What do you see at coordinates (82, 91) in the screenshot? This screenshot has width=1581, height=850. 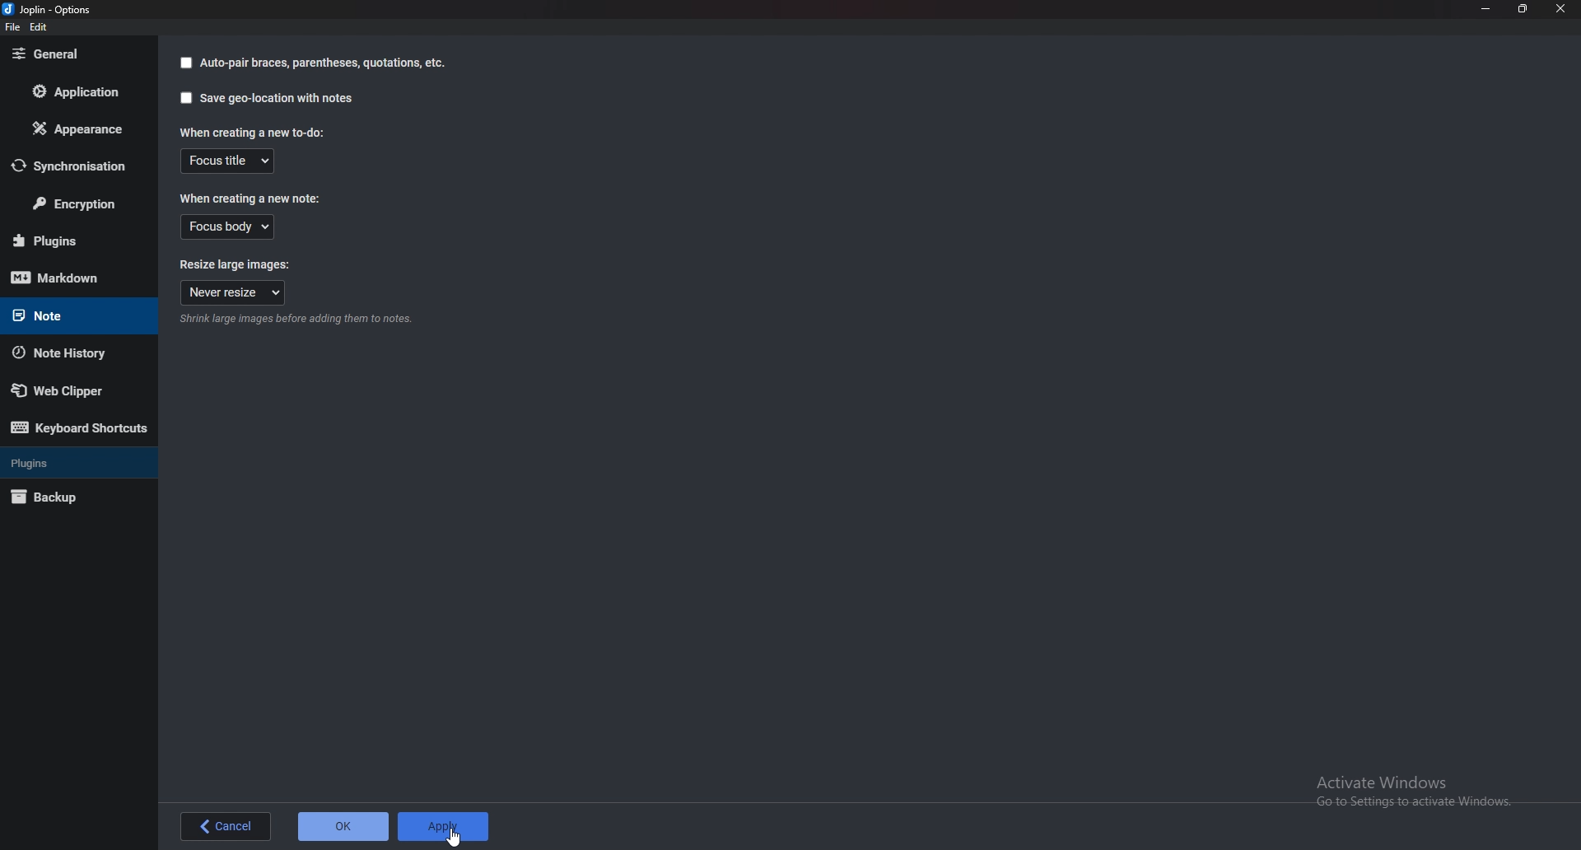 I see `Application` at bounding box center [82, 91].